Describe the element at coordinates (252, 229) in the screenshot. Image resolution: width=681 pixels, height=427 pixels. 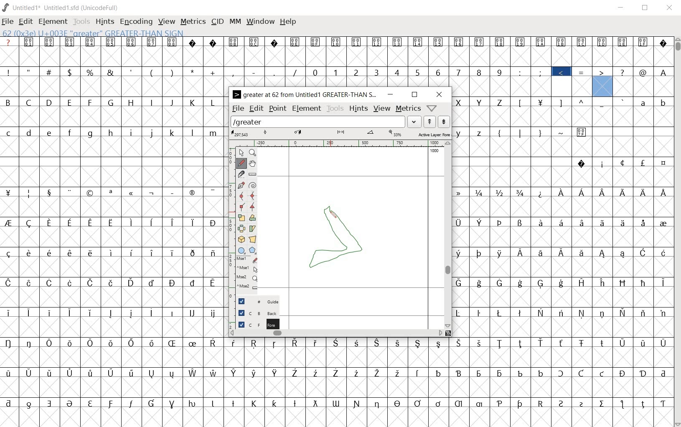
I see `skew the selection` at that location.